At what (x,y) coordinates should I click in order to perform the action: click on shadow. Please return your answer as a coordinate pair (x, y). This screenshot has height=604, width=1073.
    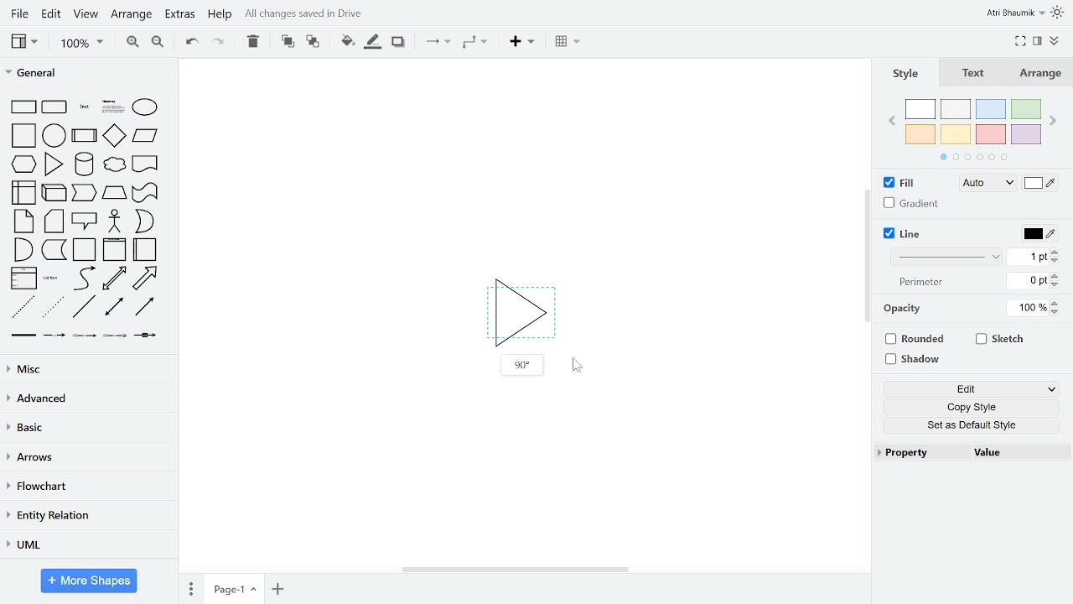
    Looking at the image, I should click on (915, 358).